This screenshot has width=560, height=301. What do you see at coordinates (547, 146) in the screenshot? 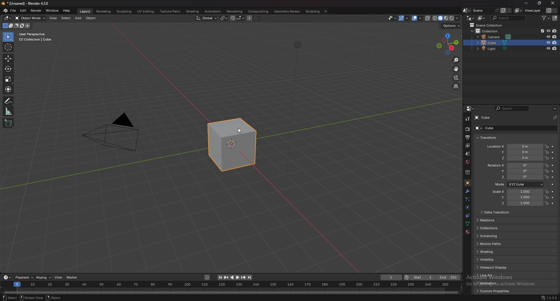
I see `lock` at bounding box center [547, 146].